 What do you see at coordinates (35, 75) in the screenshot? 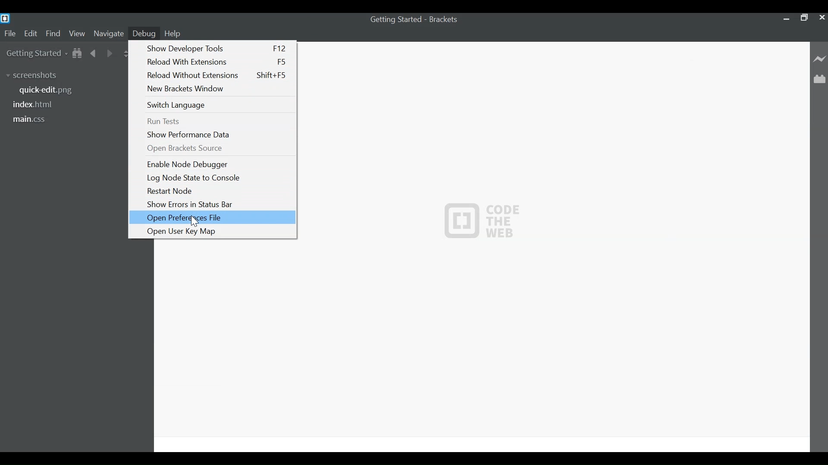
I see `screenshots ` at bounding box center [35, 75].